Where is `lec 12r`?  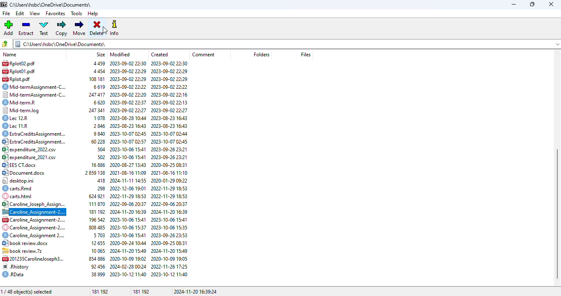
lec 12r is located at coordinates (20, 118).